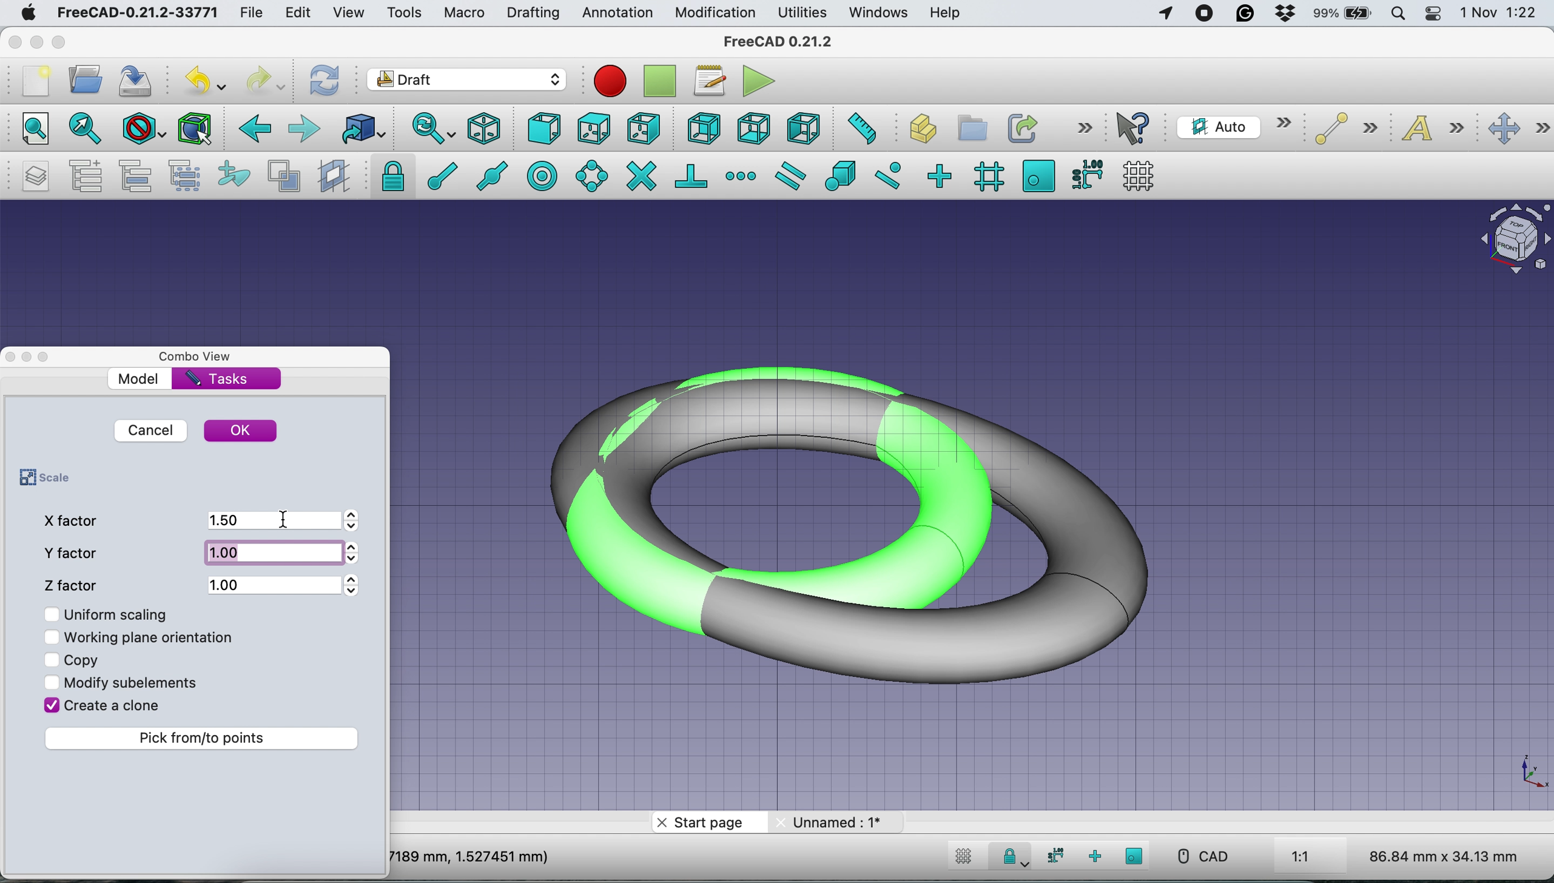 The height and width of the screenshot is (883, 1554). What do you see at coordinates (1166, 15) in the screenshot?
I see `Apps Using Location` at bounding box center [1166, 15].